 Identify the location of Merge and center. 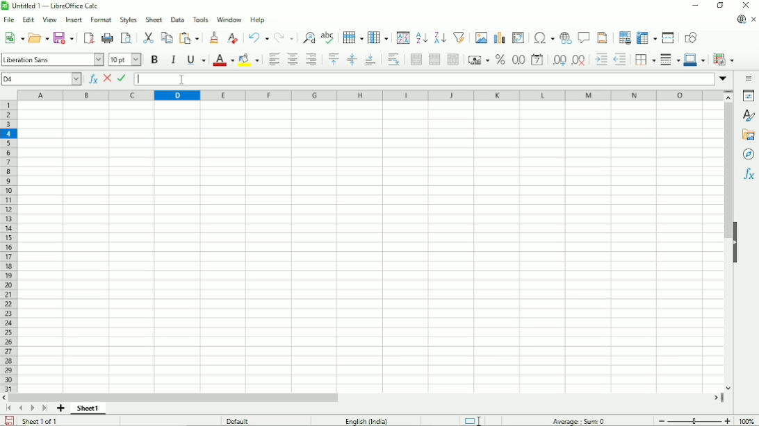
(416, 59).